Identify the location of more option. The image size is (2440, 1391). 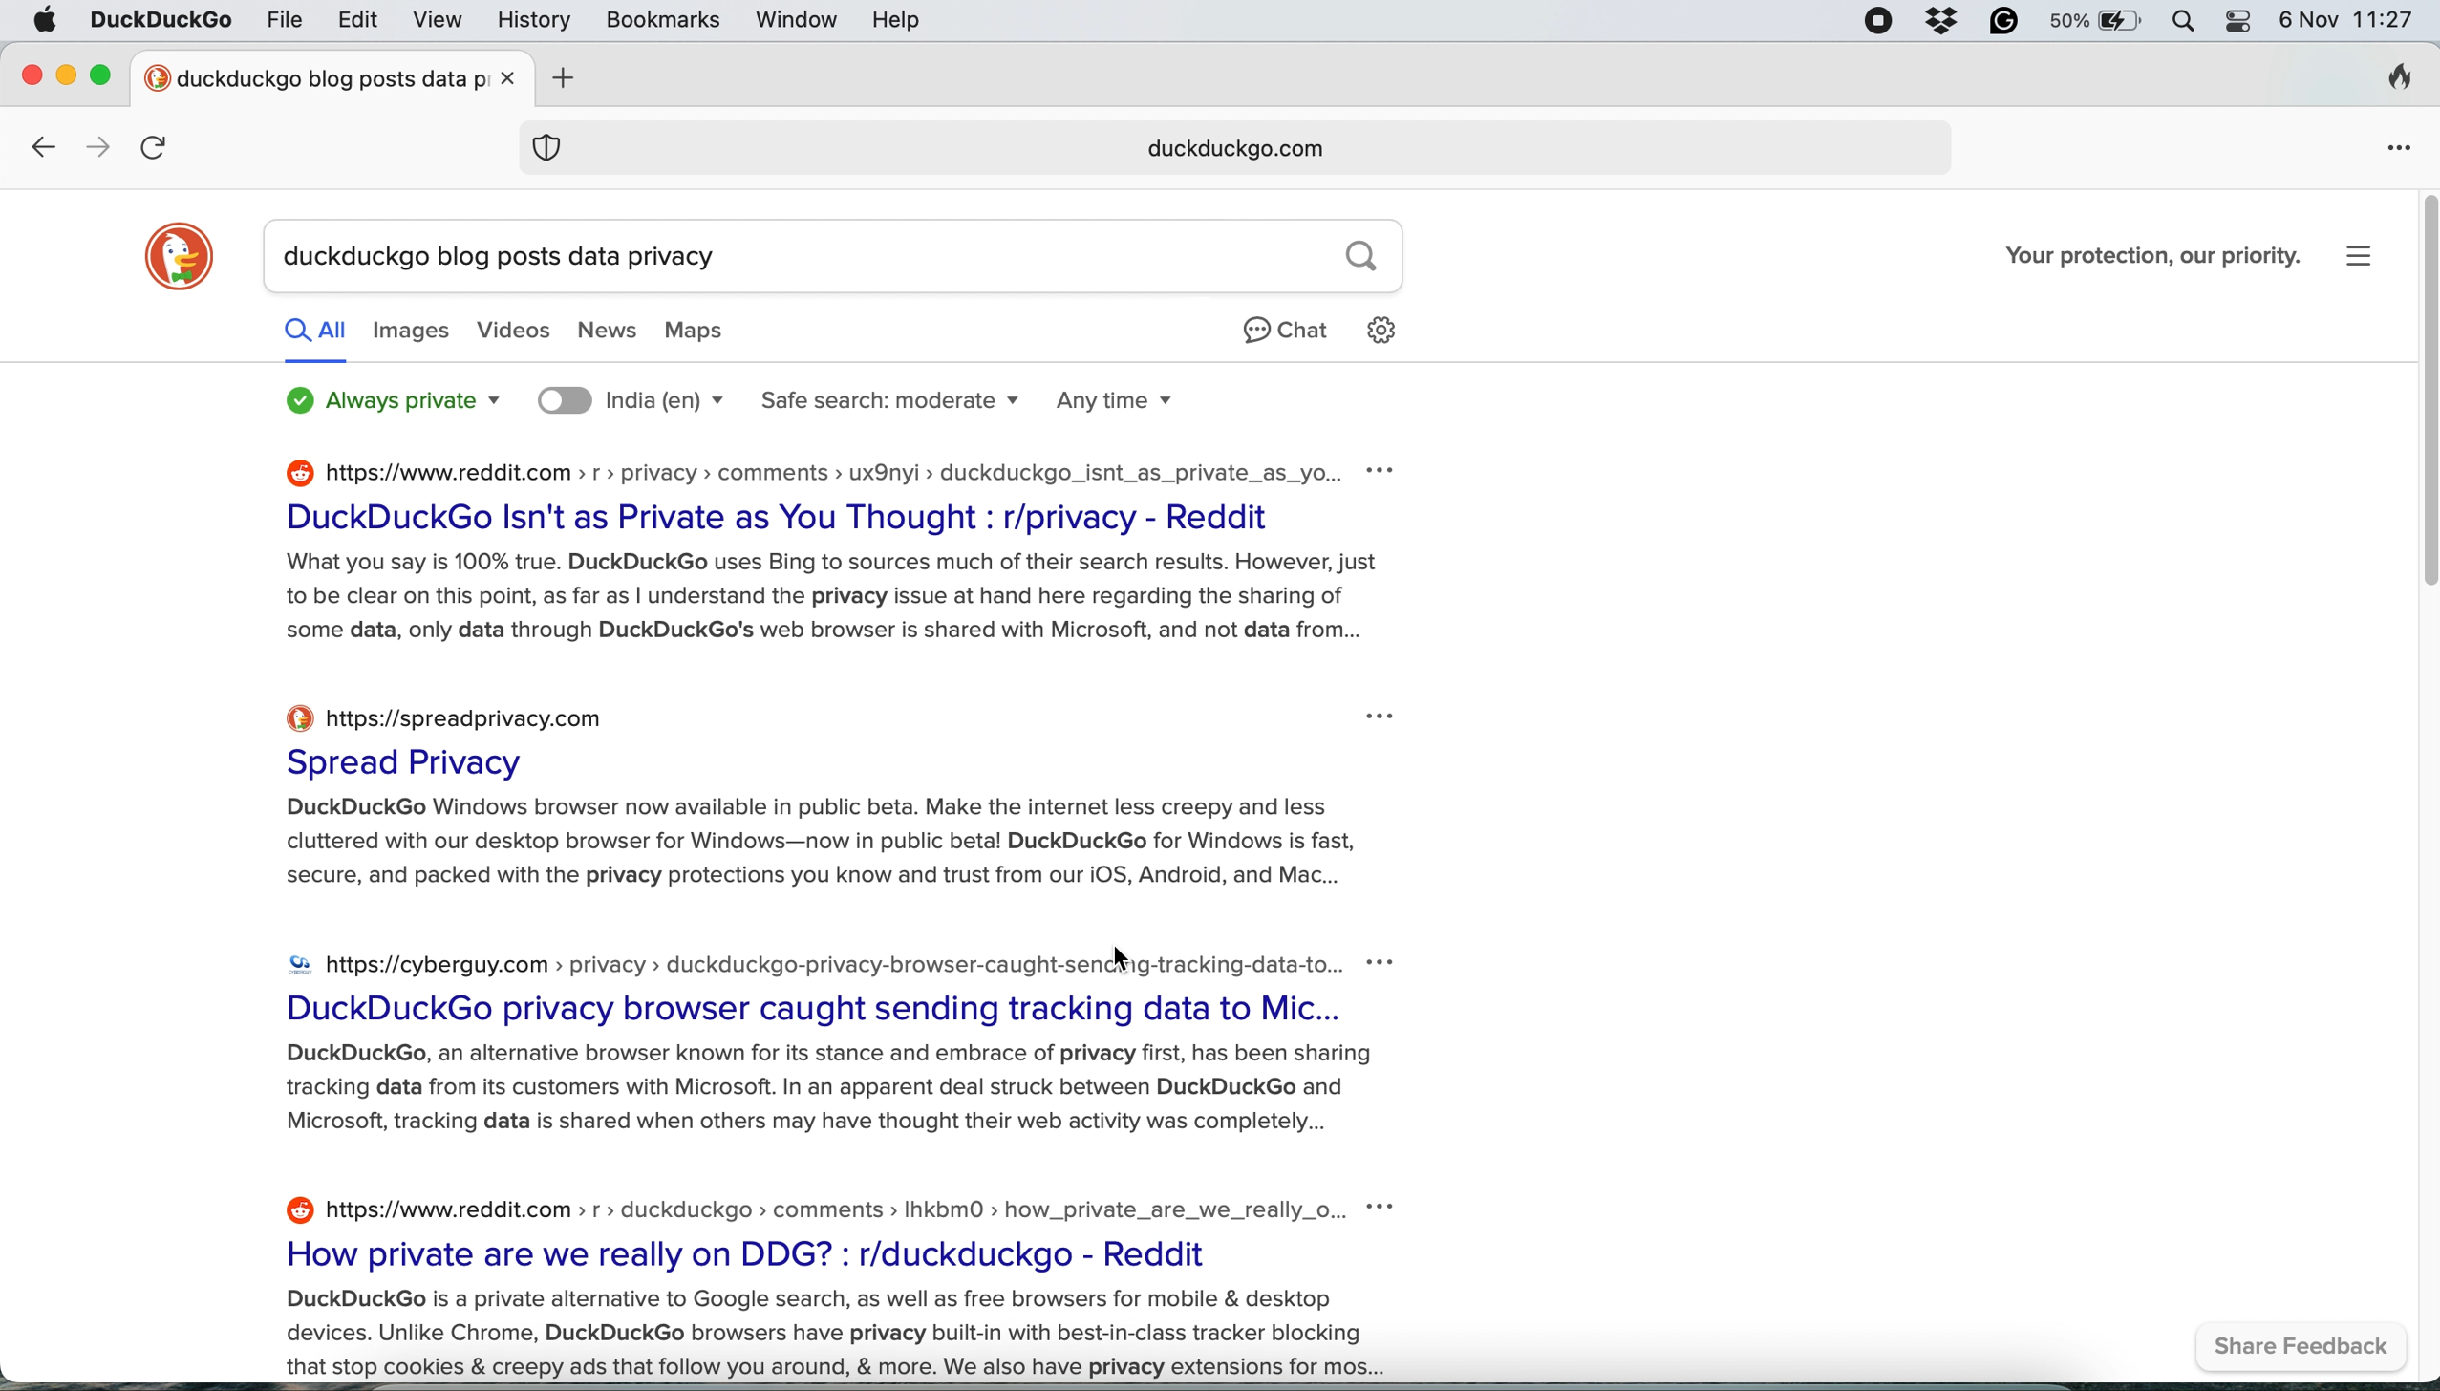
(1390, 1208).